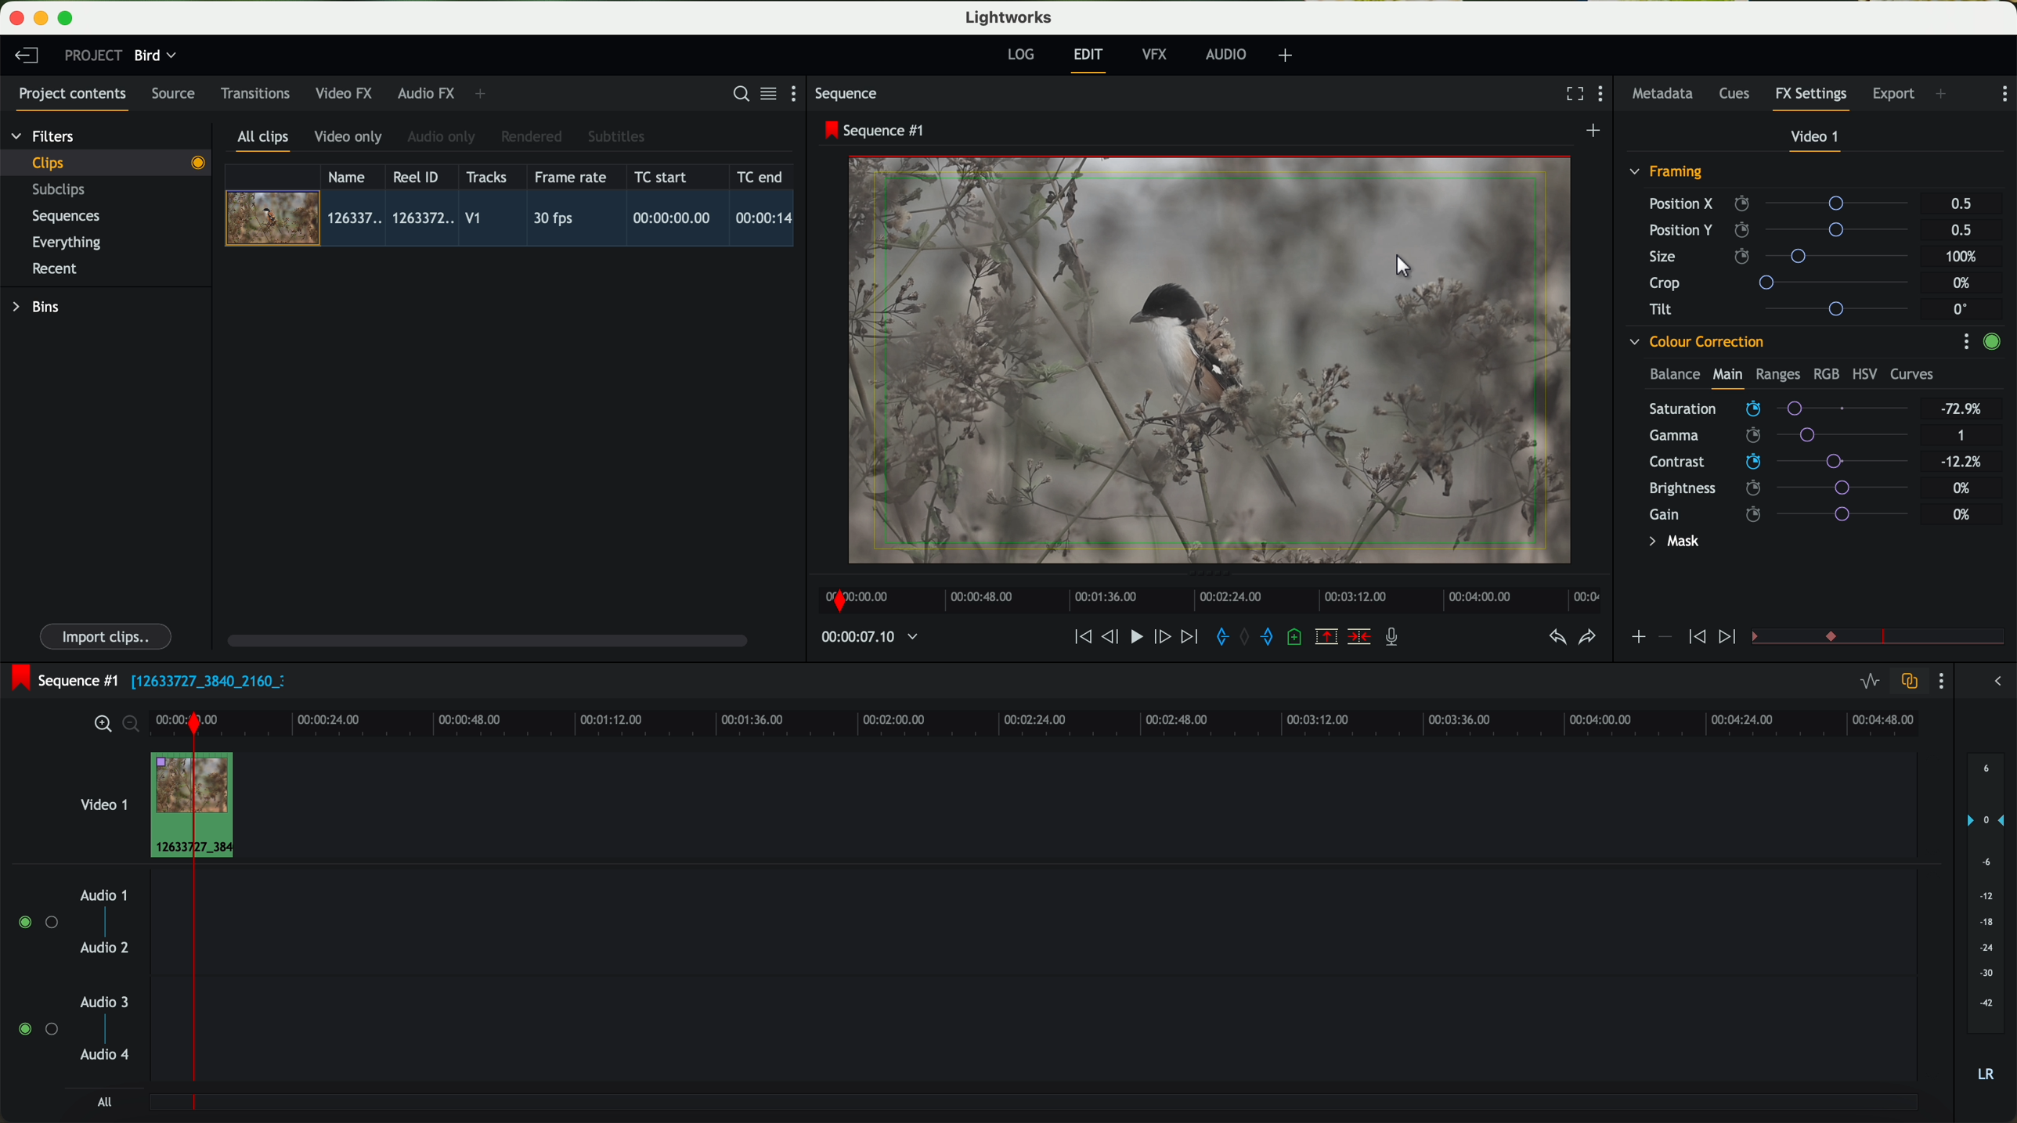  I want to click on brightness, so click(1791, 488).